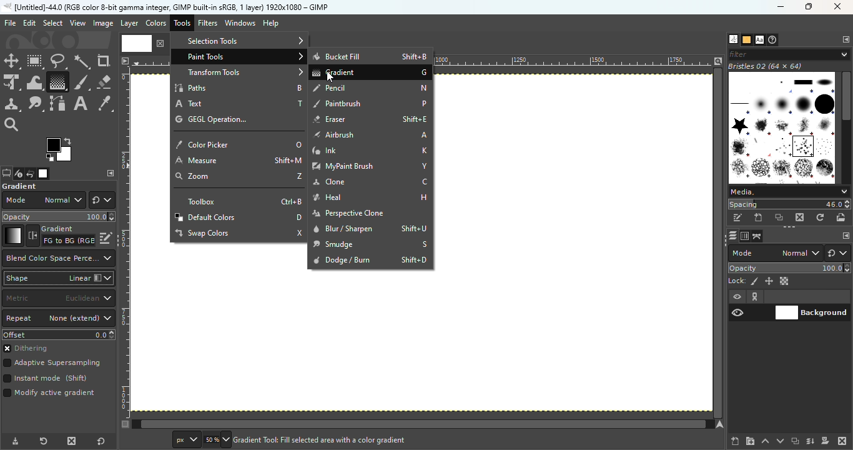  Describe the element at coordinates (12, 104) in the screenshot. I see `Clone tool` at that location.